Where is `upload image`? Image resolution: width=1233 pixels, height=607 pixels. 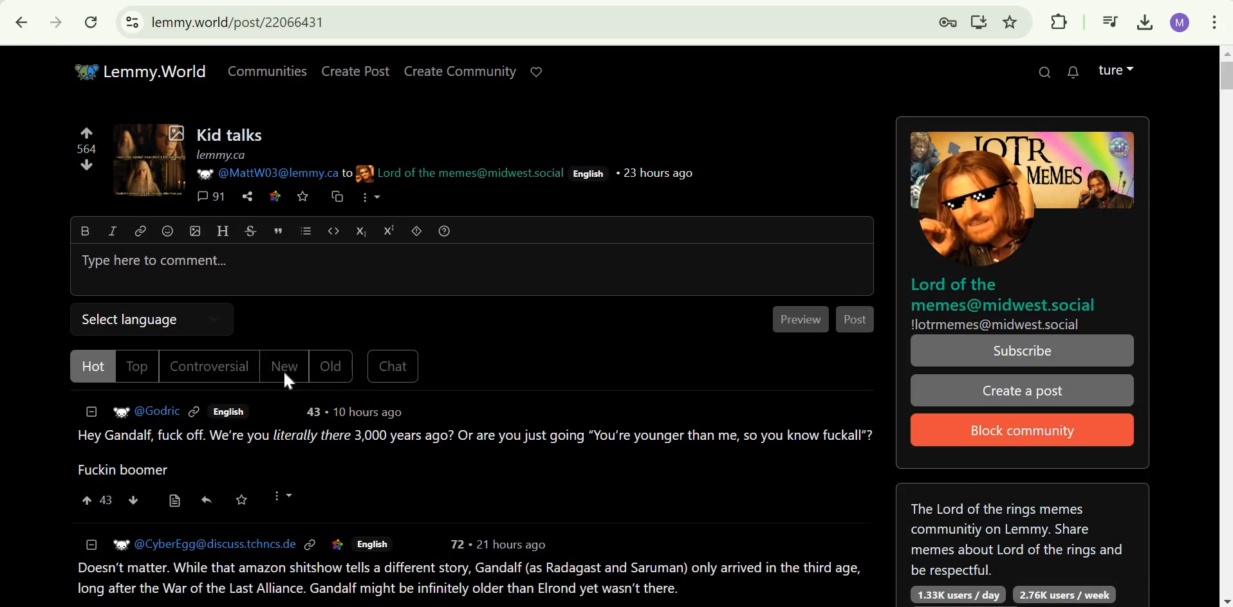
upload image is located at coordinates (194, 230).